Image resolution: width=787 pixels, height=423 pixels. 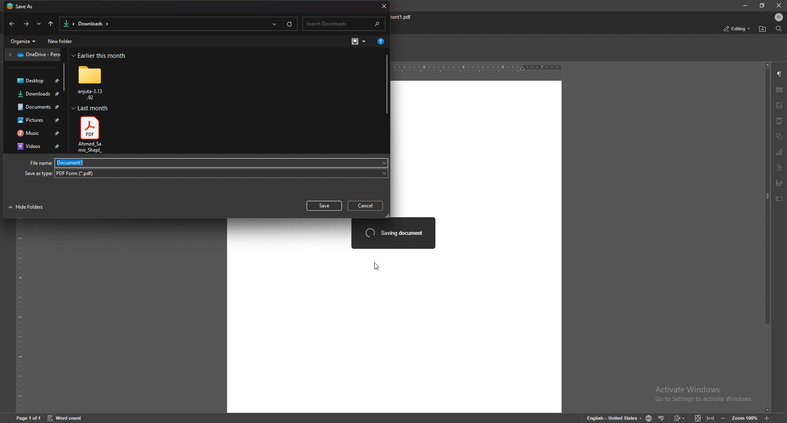 I want to click on documents, so click(x=36, y=107).